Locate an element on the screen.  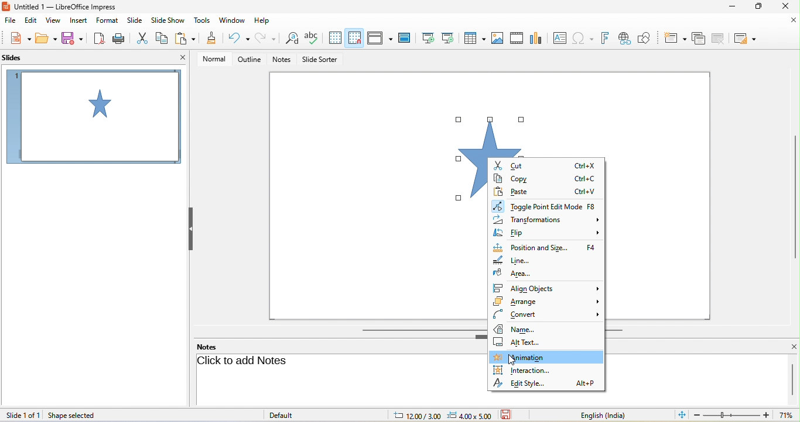
alt text is located at coordinates (525, 343).